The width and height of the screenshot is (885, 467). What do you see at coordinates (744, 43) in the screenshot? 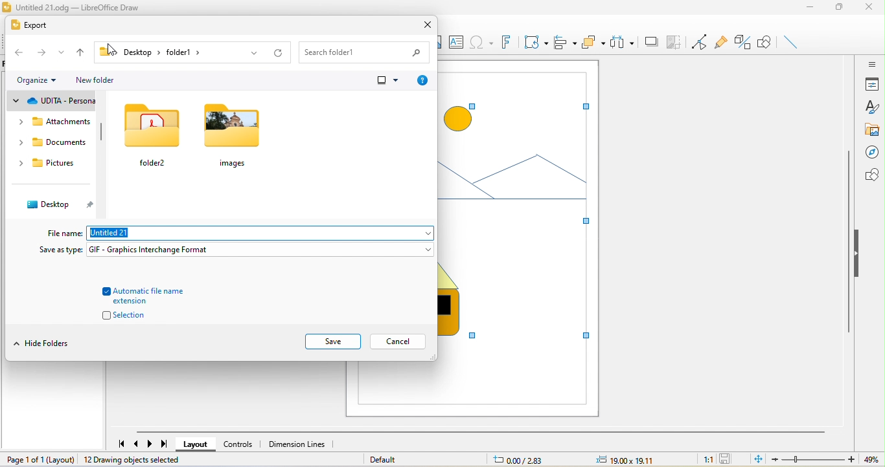
I see `toggle extrusion` at bounding box center [744, 43].